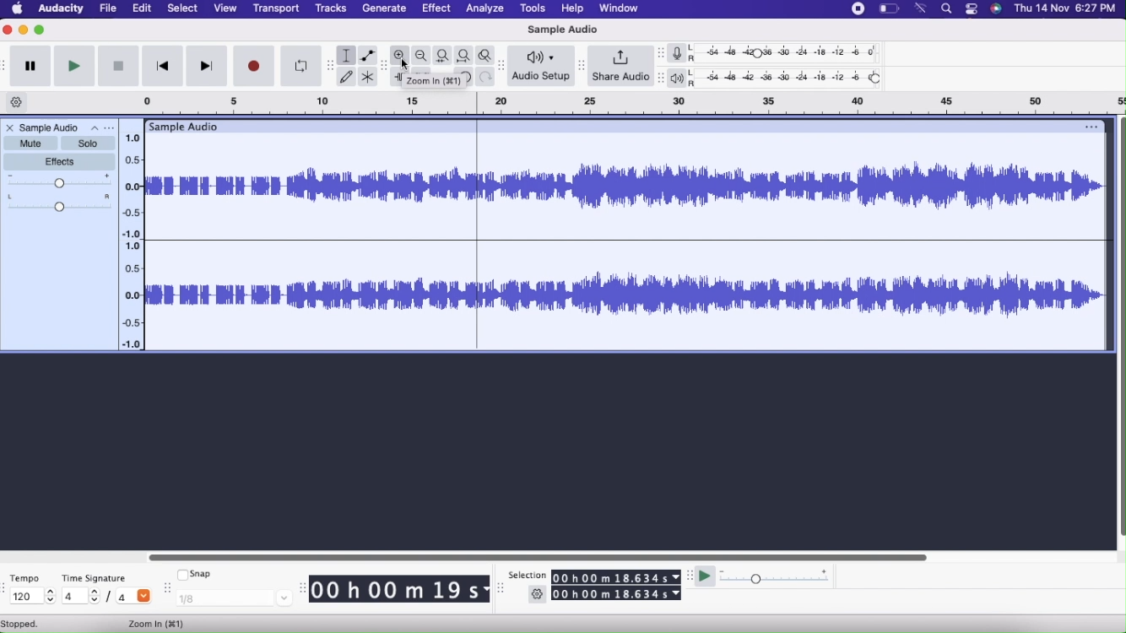 The height and width of the screenshot is (633, 1126). Describe the element at coordinates (101, 127) in the screenshot. I see `Options` at that location.